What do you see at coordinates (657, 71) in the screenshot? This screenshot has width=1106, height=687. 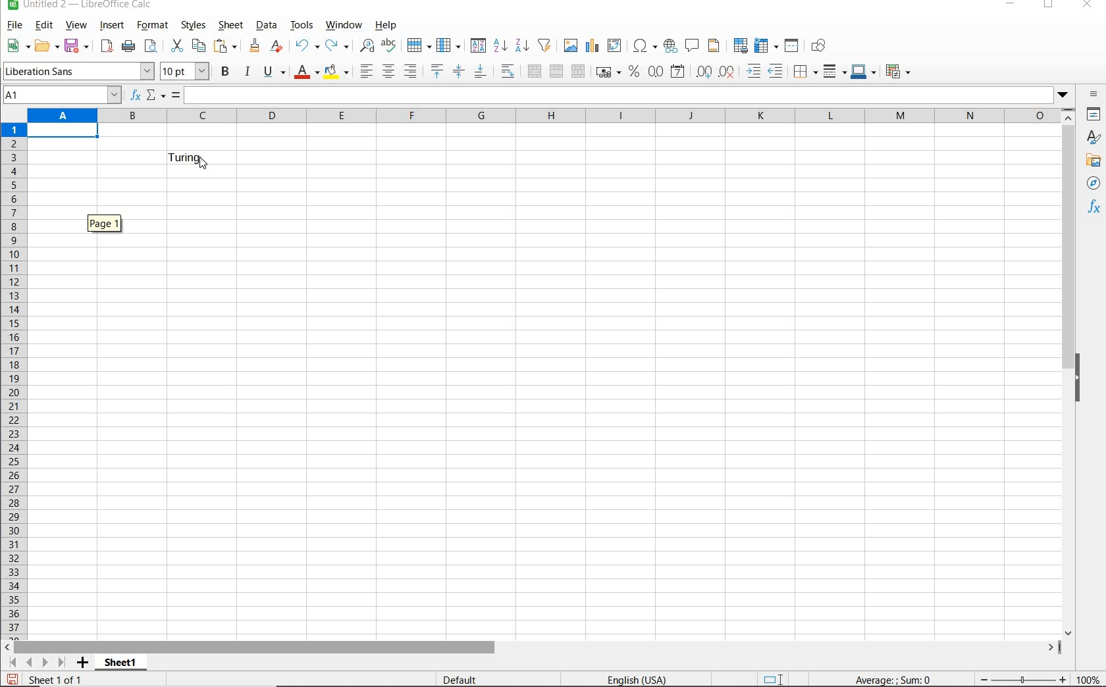 I see `FORMAT AS NUMBER` at bounding box center [657, 71].